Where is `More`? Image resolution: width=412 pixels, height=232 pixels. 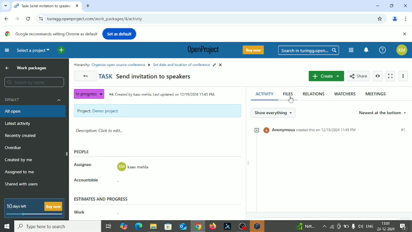
More is located at coordinates (404, 76).